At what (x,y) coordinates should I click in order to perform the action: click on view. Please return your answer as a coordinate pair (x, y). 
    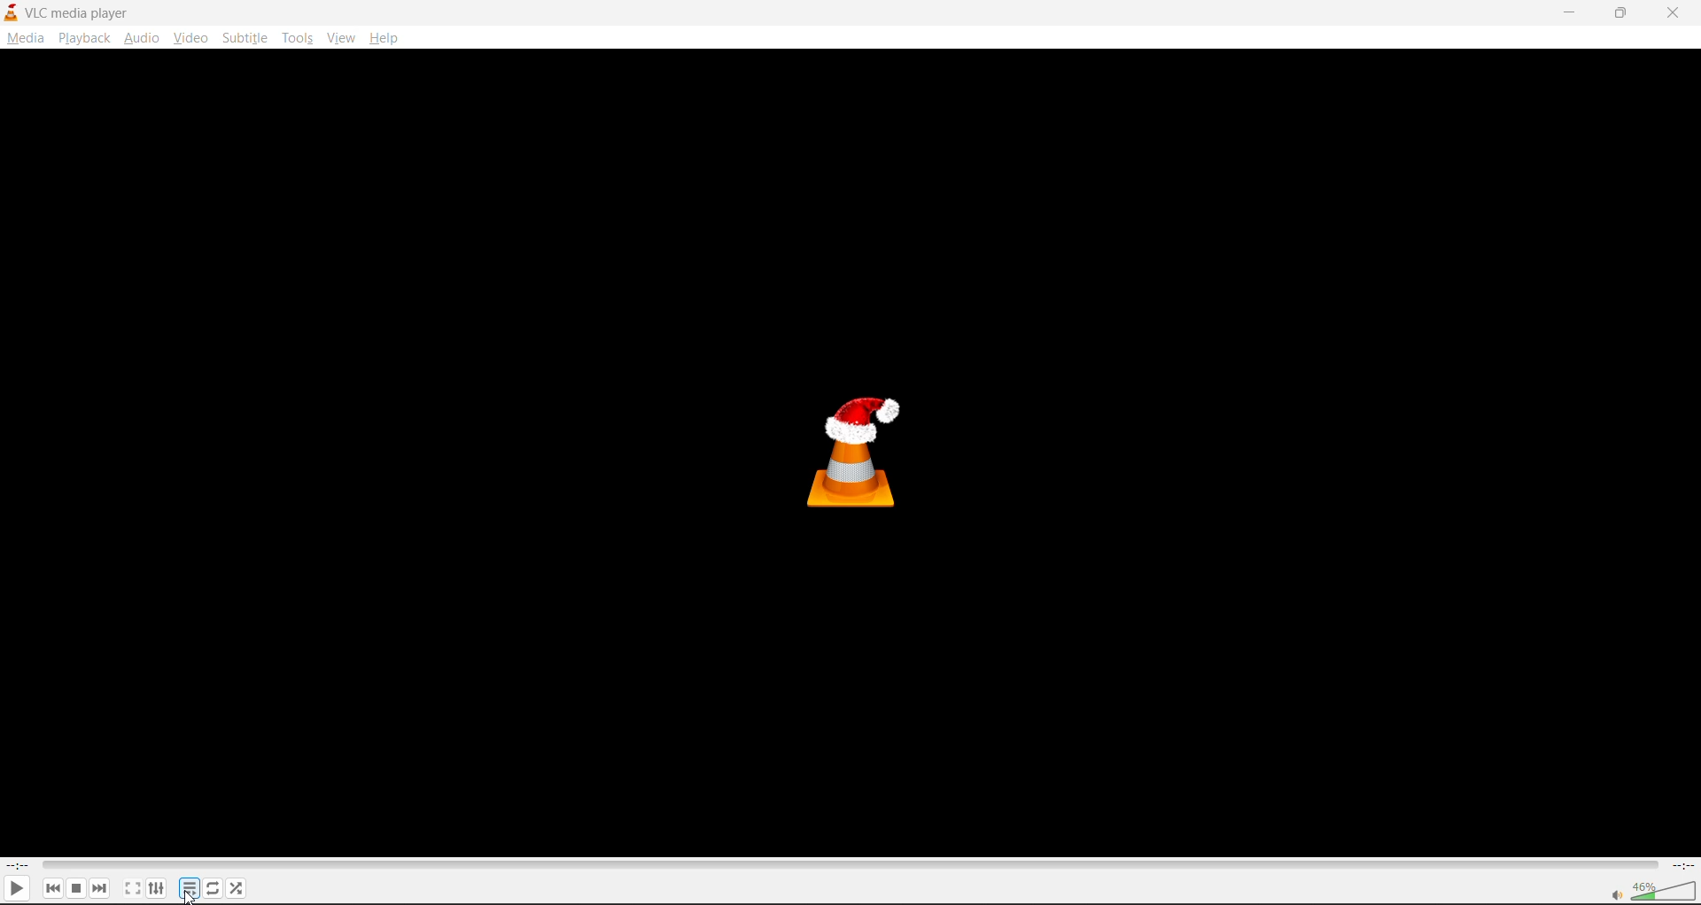
    Looking at the image, I should click on (344, 35).